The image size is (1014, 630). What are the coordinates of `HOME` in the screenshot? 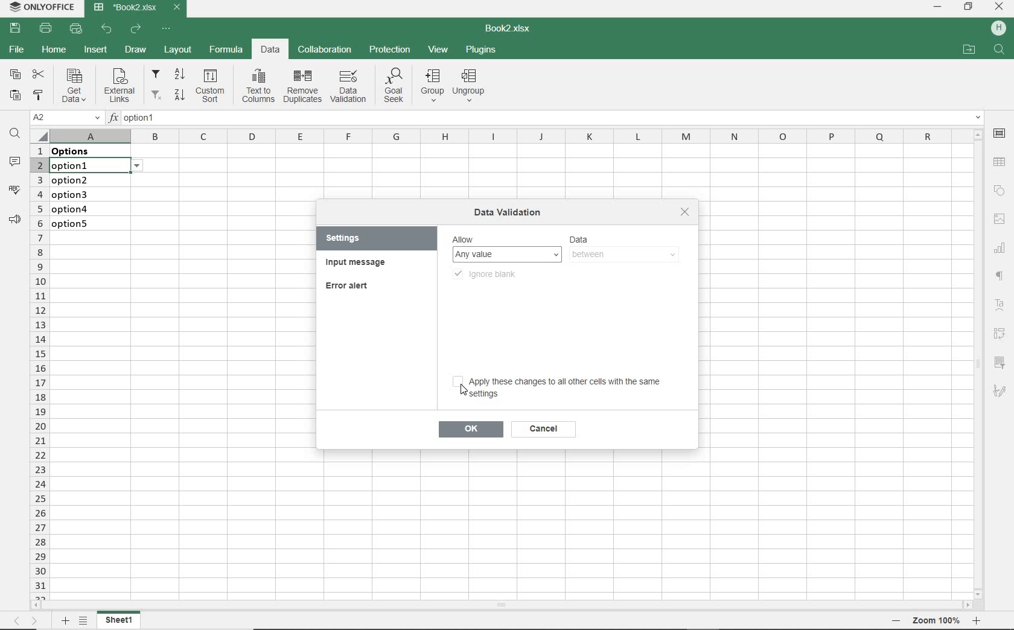 It's located at (54, 52).